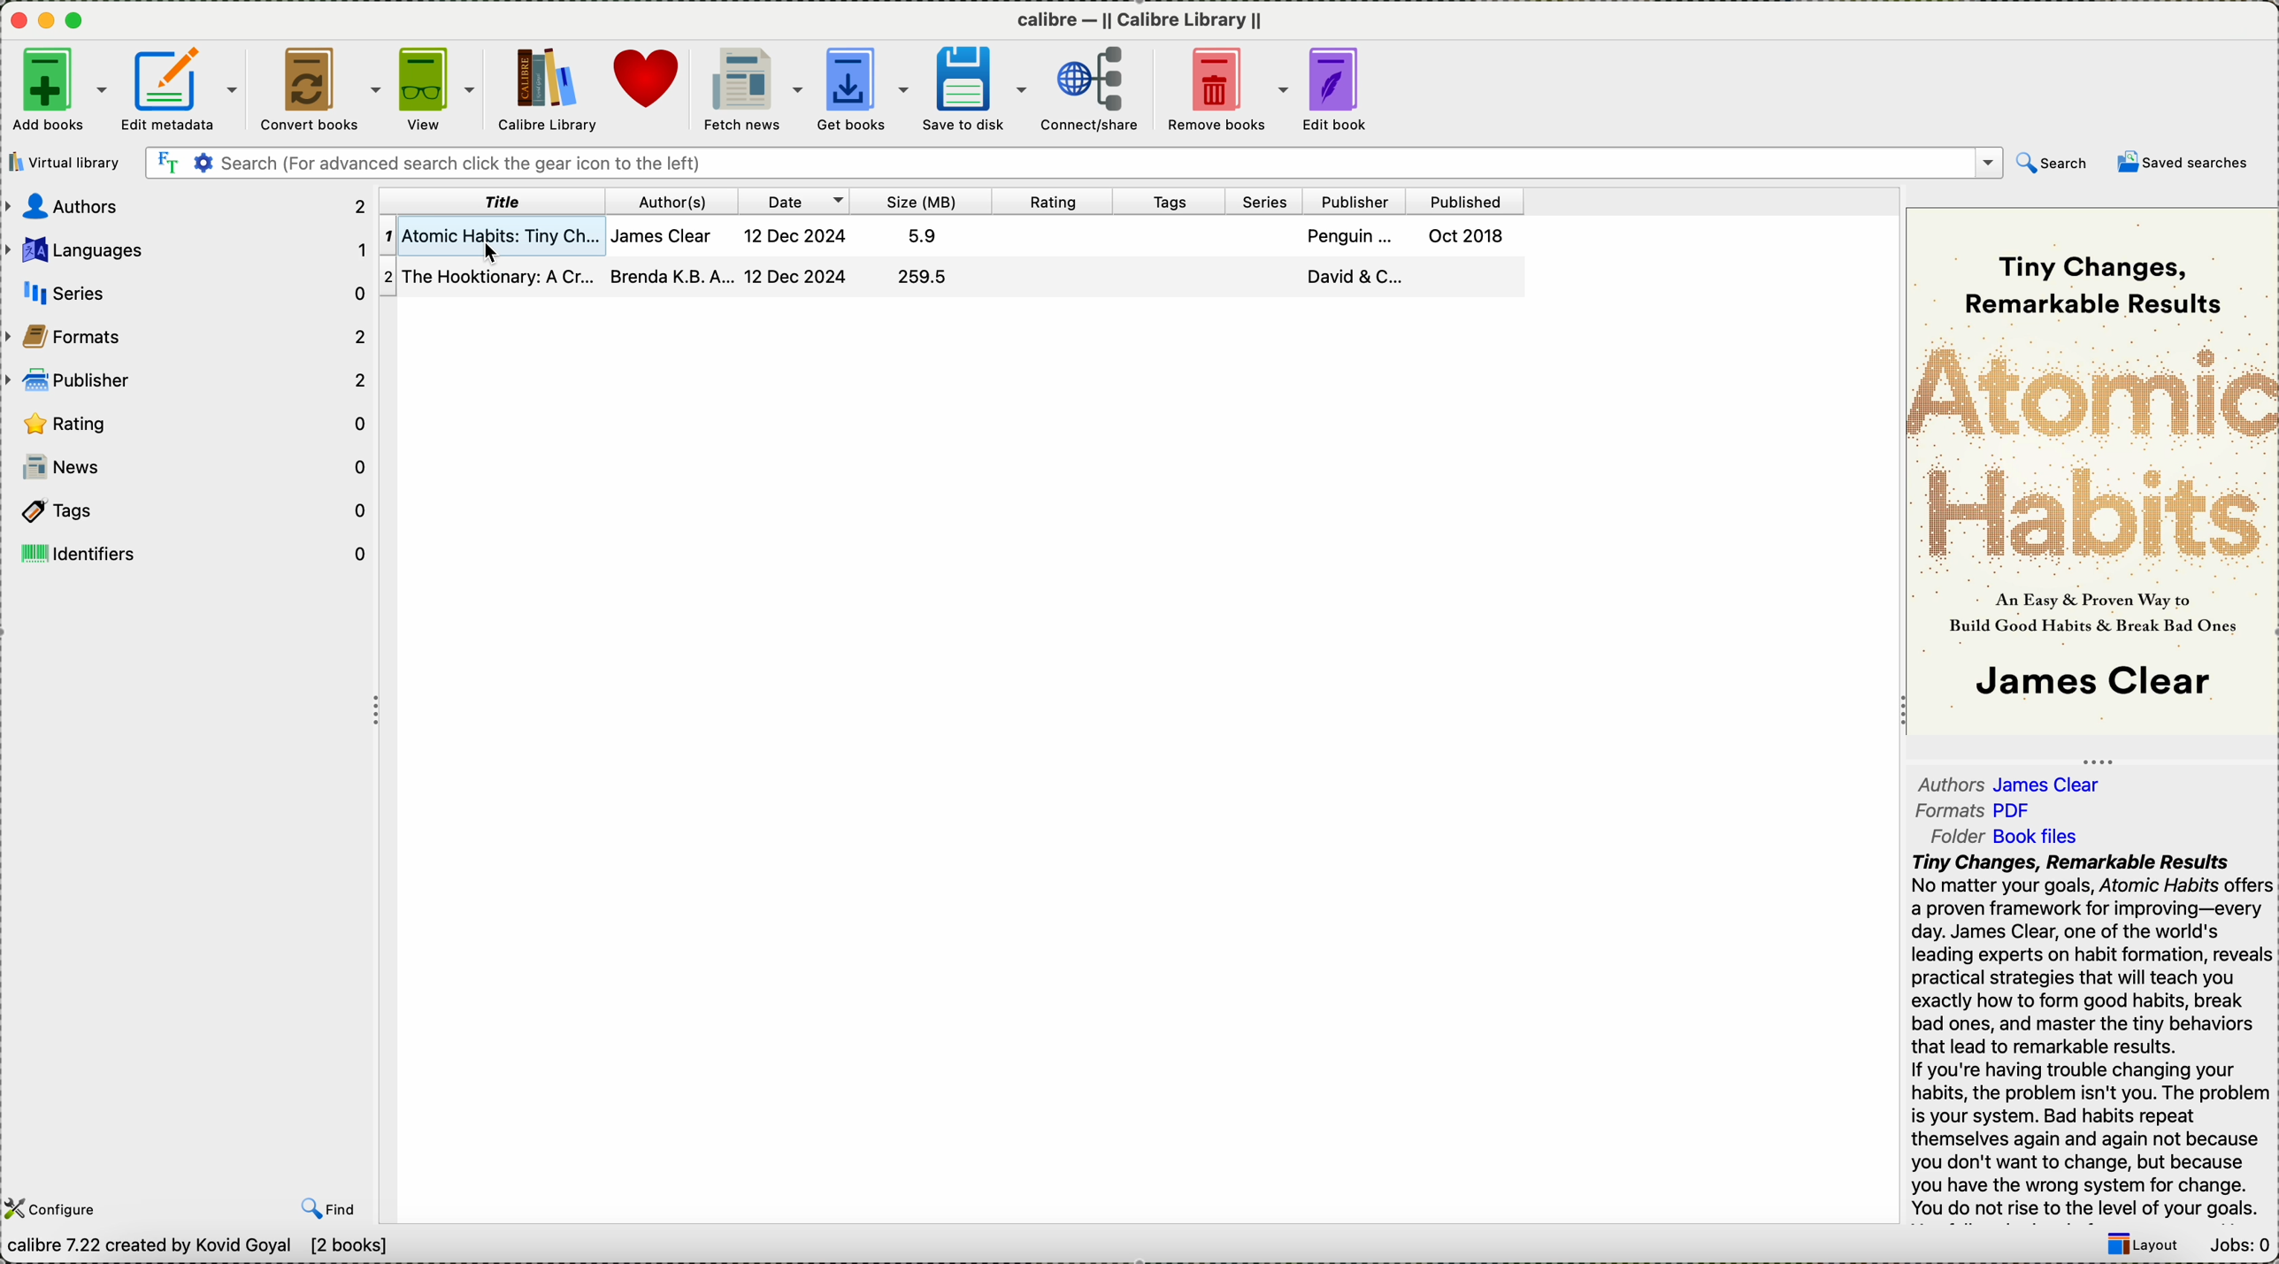  Describe the element at coordinates (58, 90) in the screenshot. I see `add books` at that location.